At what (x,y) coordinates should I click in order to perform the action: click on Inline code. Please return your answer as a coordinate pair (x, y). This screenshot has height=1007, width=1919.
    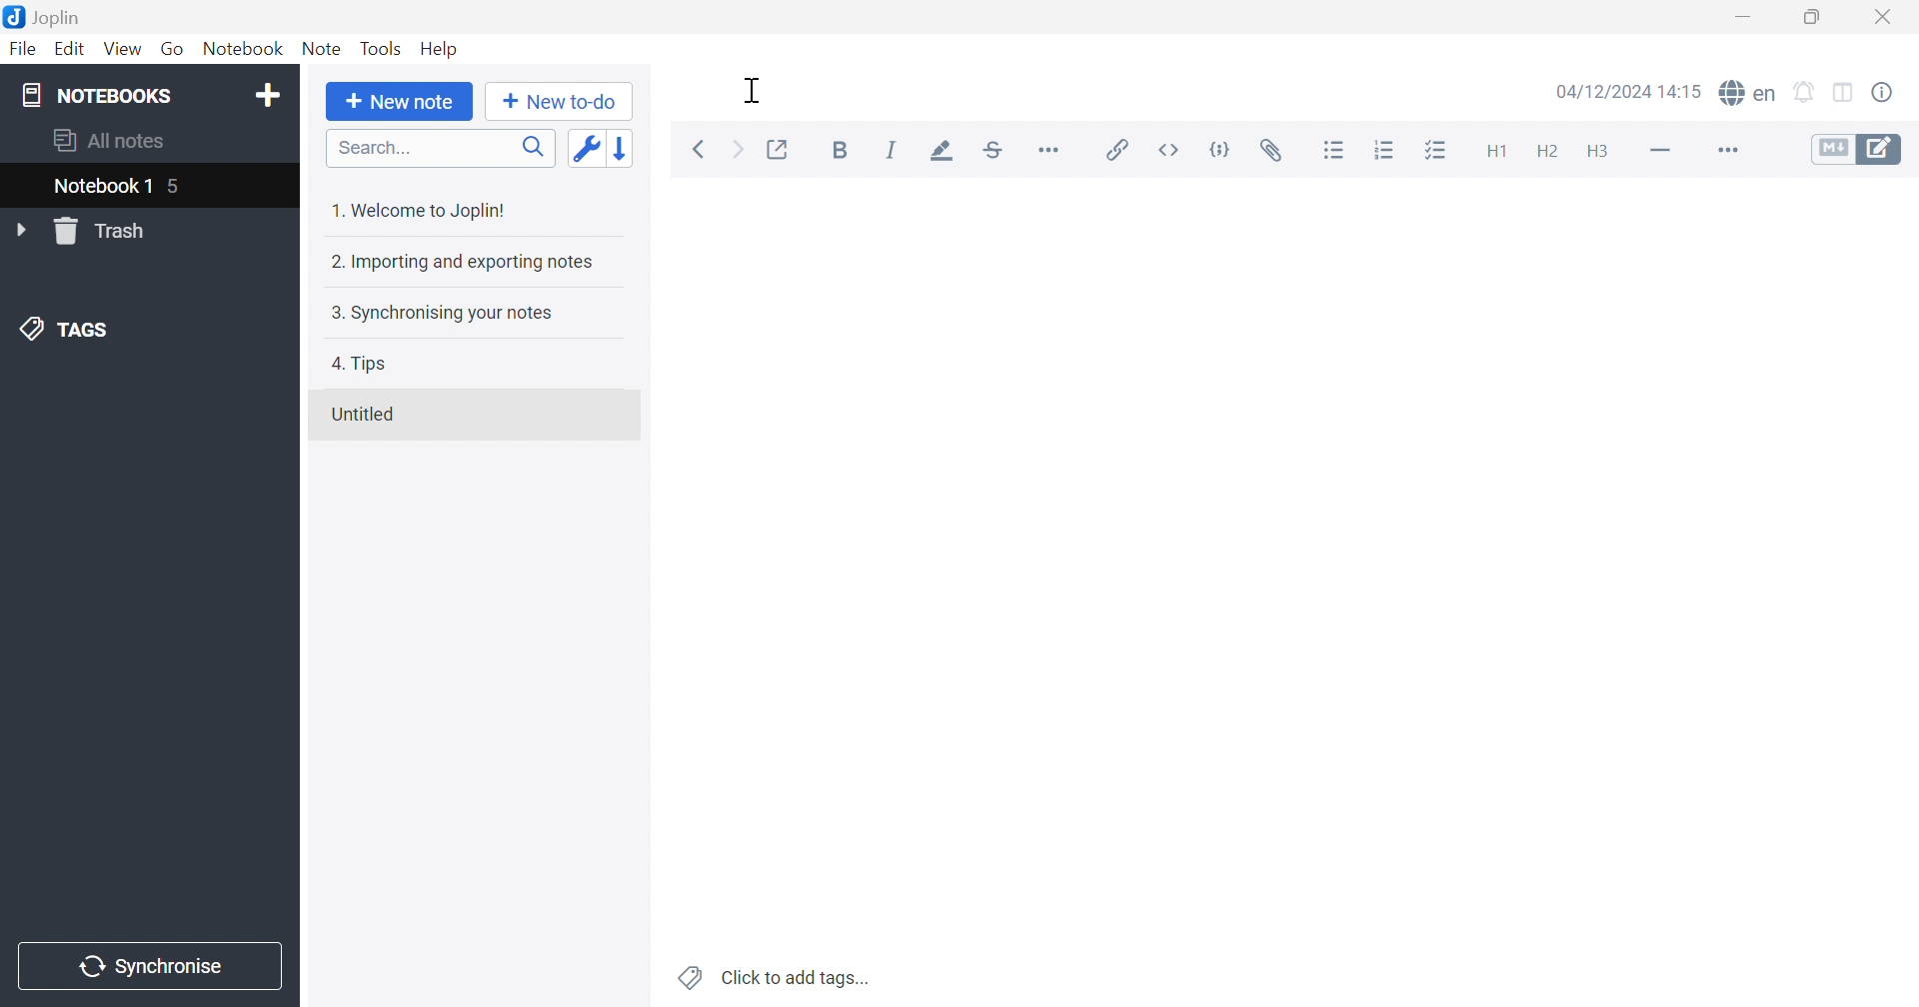
    Looking at the image, I should click on (1172, 150).